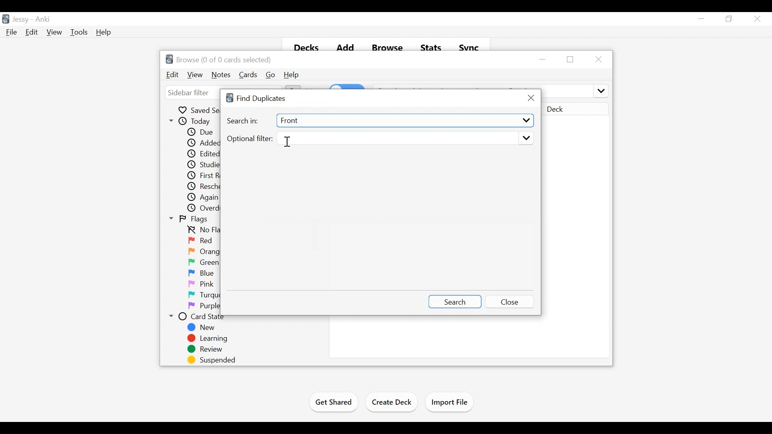 Image resolution: width=772 pixels, height=434 pixels. I want to click on Restore, so click(729, 18).